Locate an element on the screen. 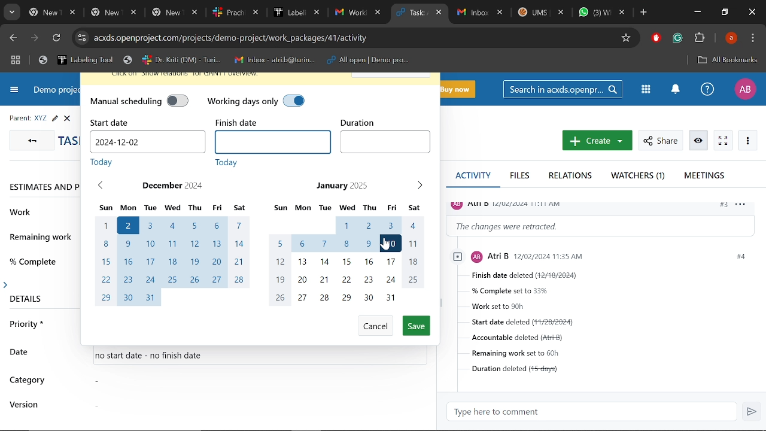 The height and width of the screenshot is (431, 766). Duration is located at coordinates (385, 142).